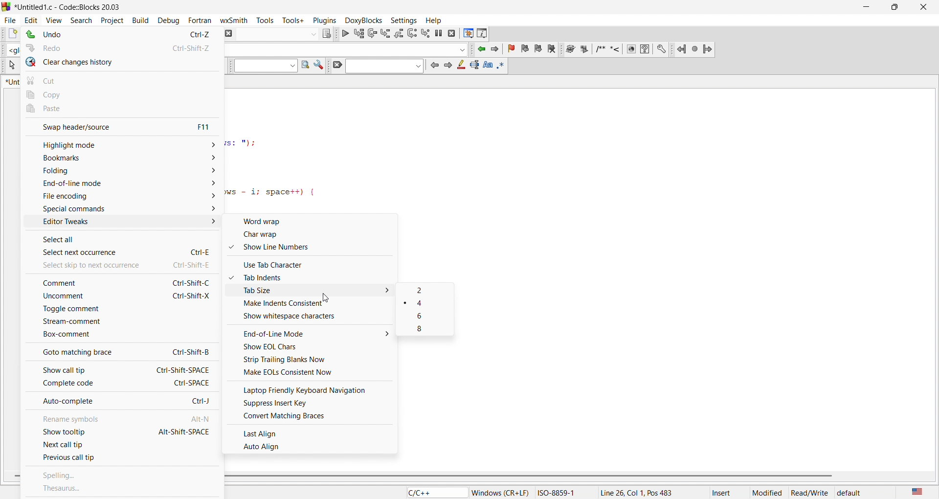  Describe the element at coordinates (121, 94) in the screenshot. I see `copy` at that location.